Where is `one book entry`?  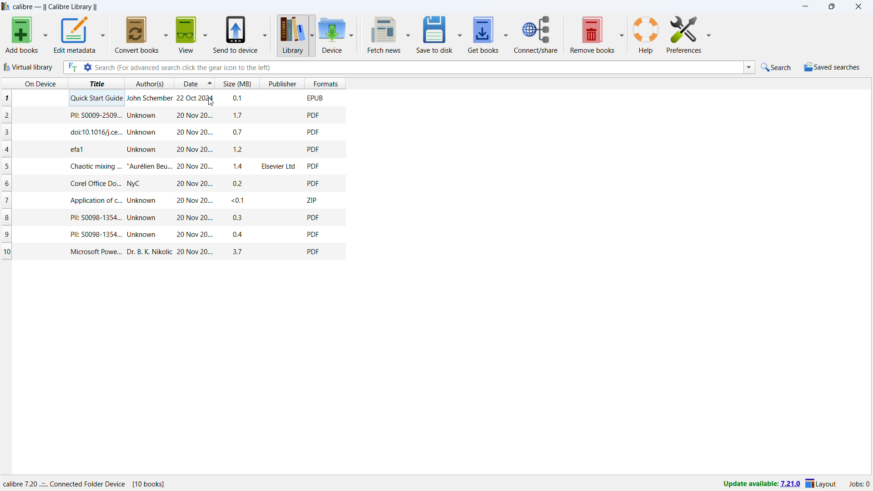
one book entry is located at coordinates (171, 133).